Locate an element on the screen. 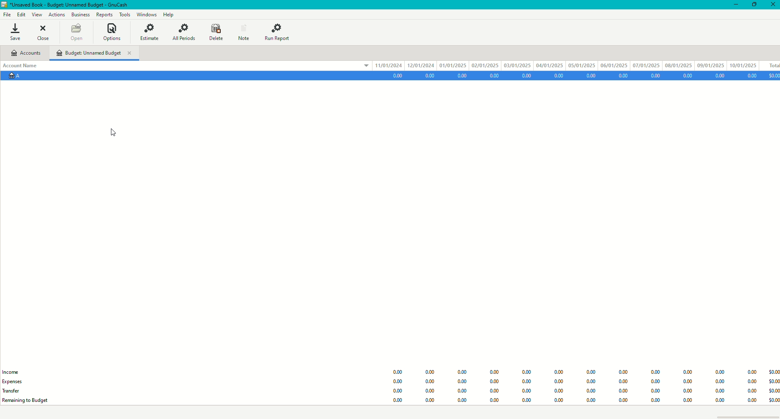 The width and height of the screenshot is (780, 419). View is located at coordinates (35, 13).